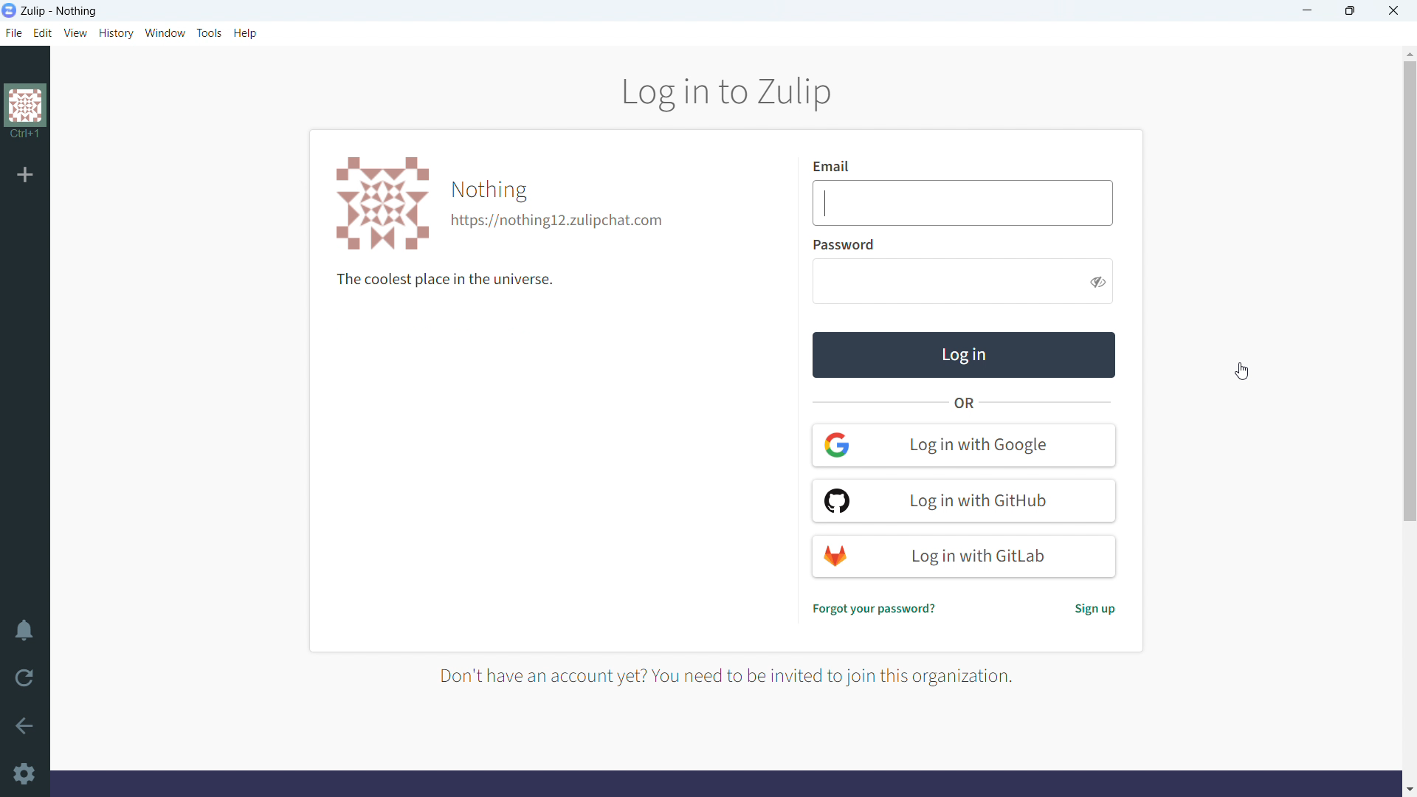 The width and height of the screenshot is (1417, 797). What do you see at coordinates (13, 32) in the screenshot?
I see `file` at bounding box center [13, 32].